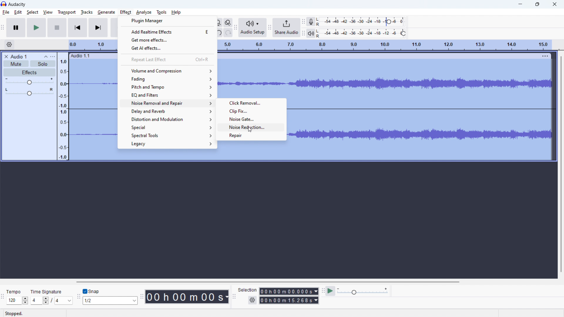 Image resolution: width=564 pixels, height=317 pixels. What do you see at coordinates (303, 33) in the screenshot?
I see `playback meter toolbar` at bounding box center [303, 33].